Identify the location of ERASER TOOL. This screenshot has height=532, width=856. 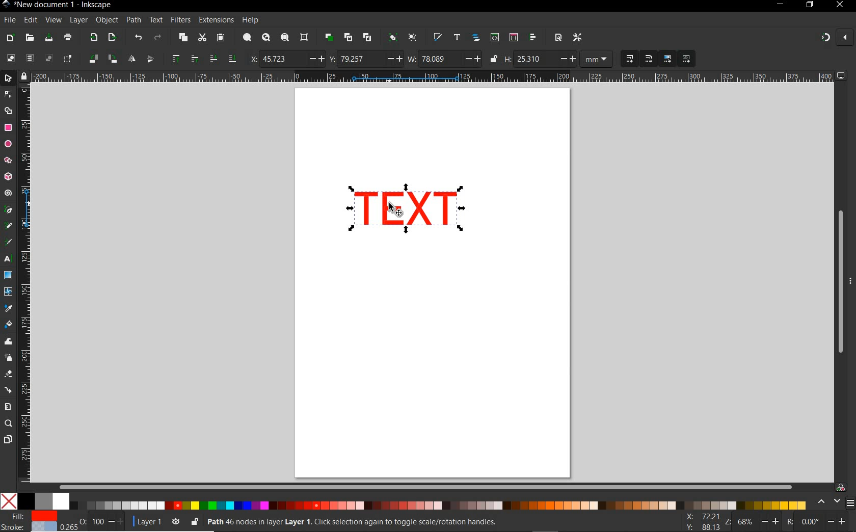
(9, 374).